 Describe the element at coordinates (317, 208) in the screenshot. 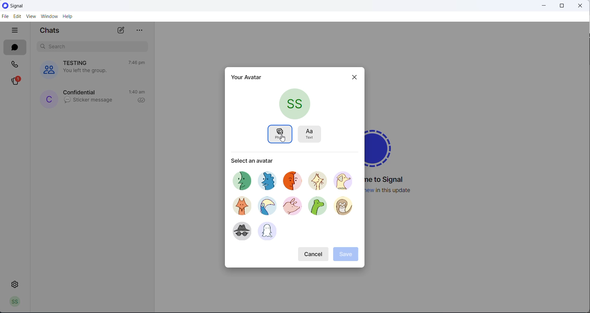

I see `avatar` at that location.